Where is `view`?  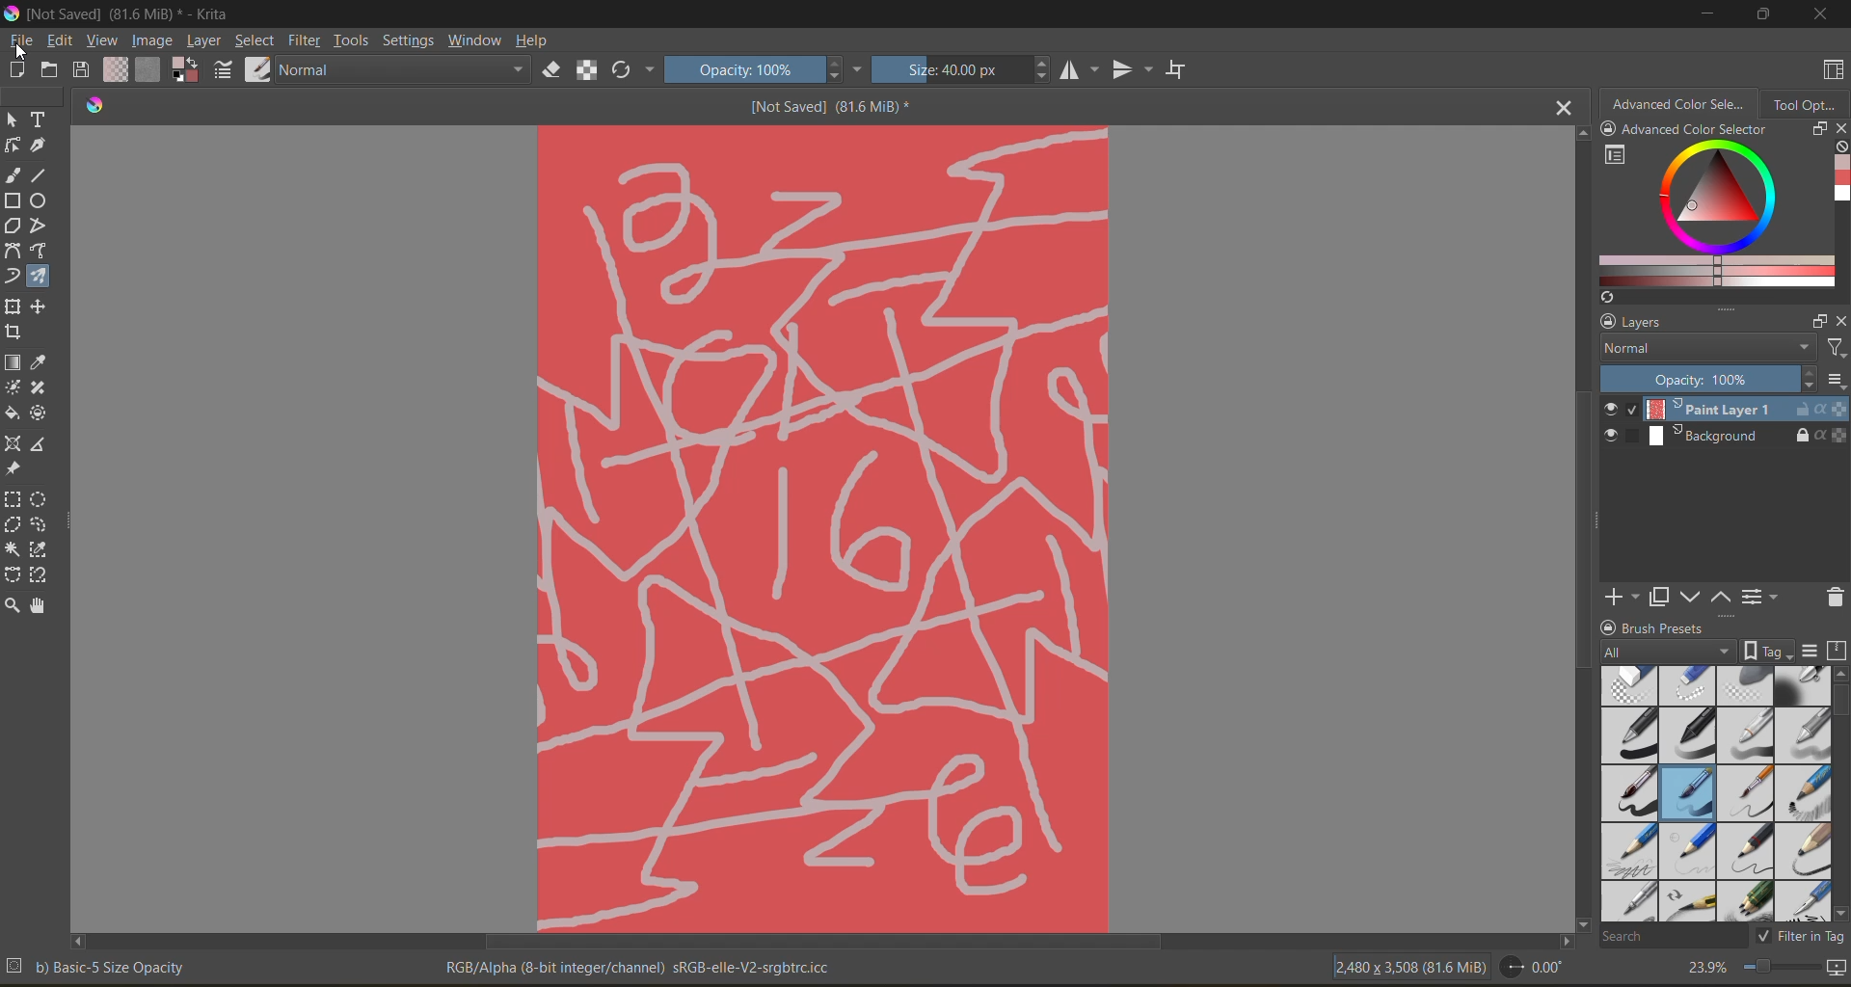
view is located at coordinates (103, 40).